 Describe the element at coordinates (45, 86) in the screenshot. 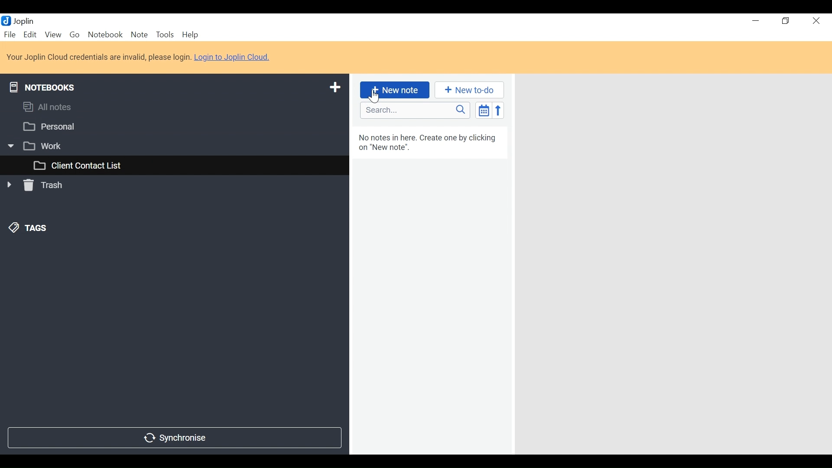

I see `Notebooks` at that location.